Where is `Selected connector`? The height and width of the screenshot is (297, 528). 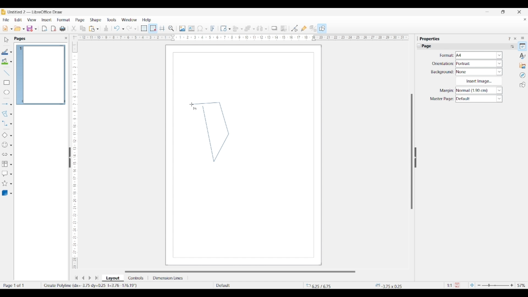
Selected connector is located at coordinates (4, 123).